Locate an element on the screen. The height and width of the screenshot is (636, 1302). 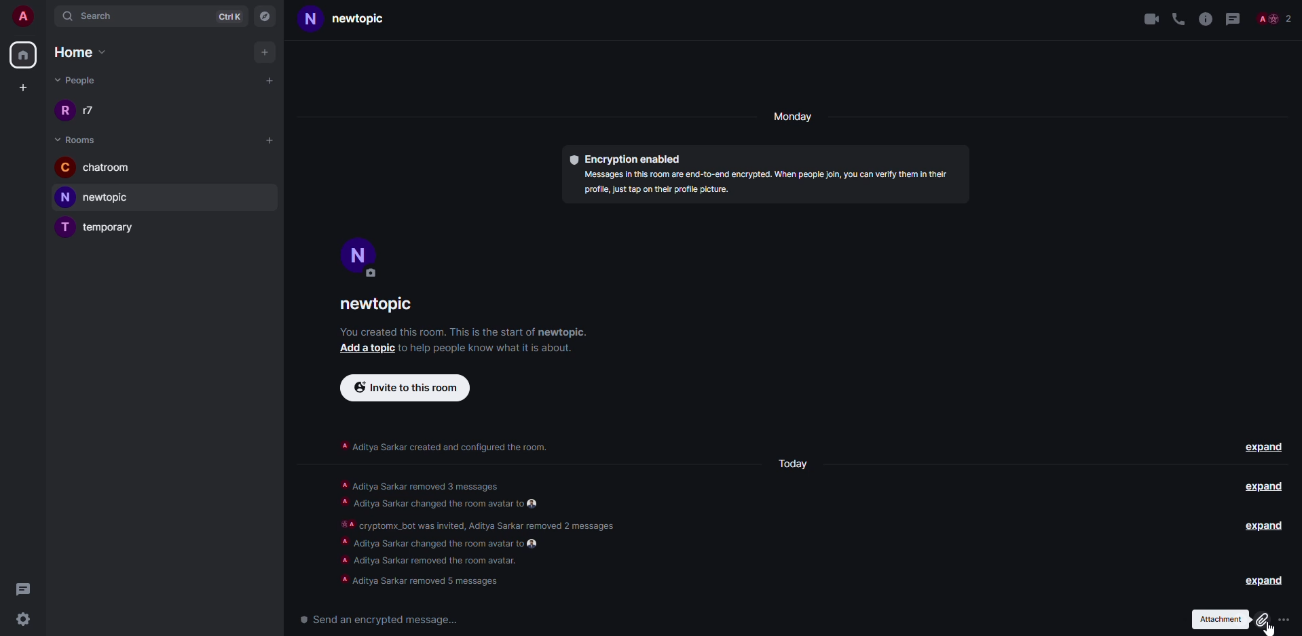
voice call is located at coordinates (1178, 18).